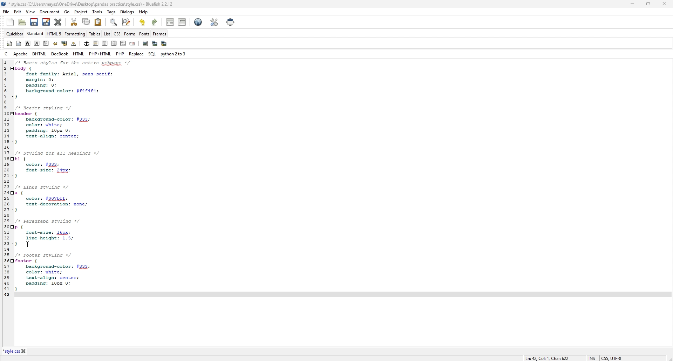 The width and height of the screenshot is (673, 361). I want to click on Ln: 42, Col: 1, Char: 622, so click(548, 358).